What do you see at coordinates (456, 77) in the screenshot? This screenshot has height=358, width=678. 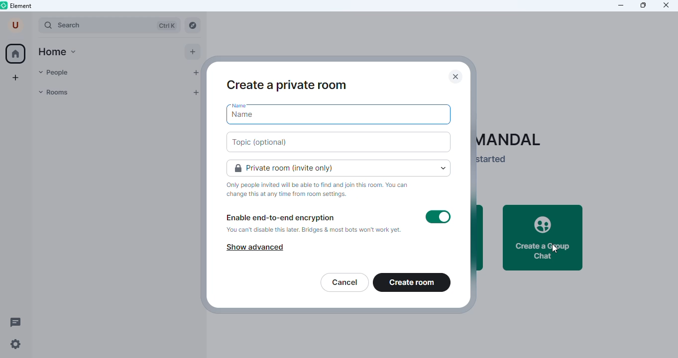 I see `close` at bounding box center [456, 77].